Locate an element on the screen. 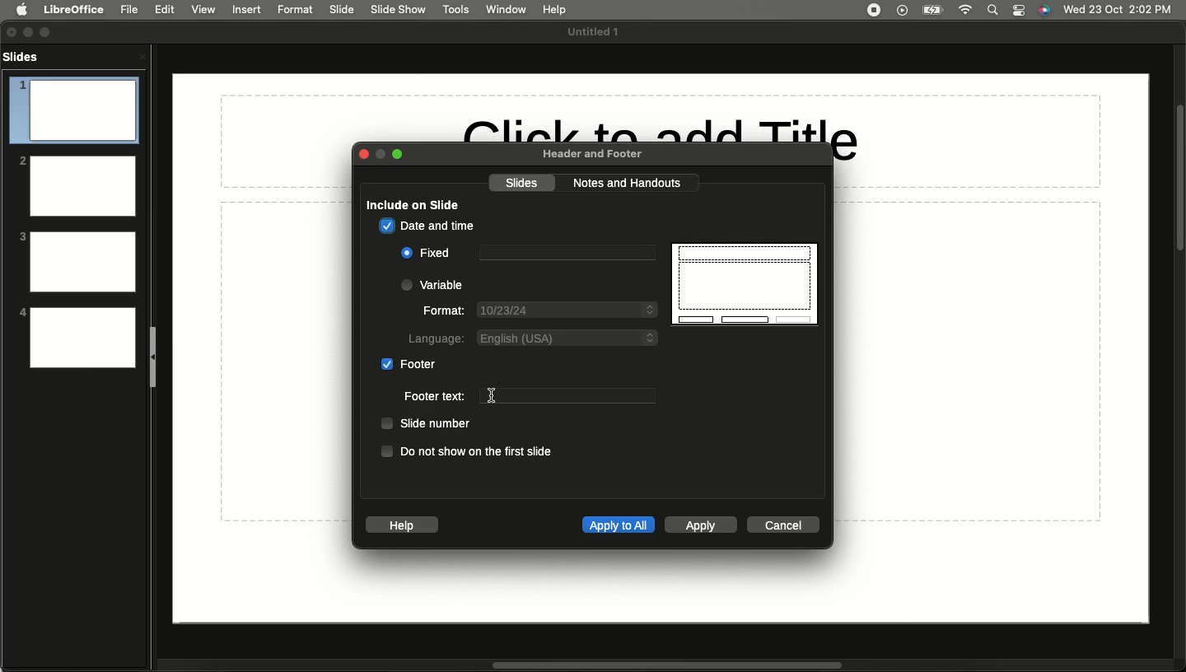 The image size is (1186, 672). Do not show on the first slide is located at coordinates (466, 451).